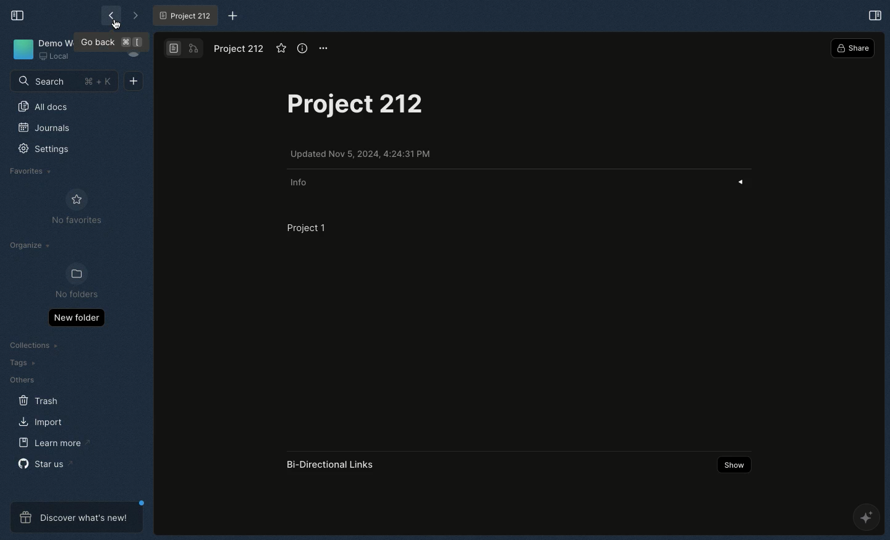 This screenshot has height=540, width=890. Describe the element at coordinates (72, 518) in the screenshot. I see `Discover what's new!` at that location.